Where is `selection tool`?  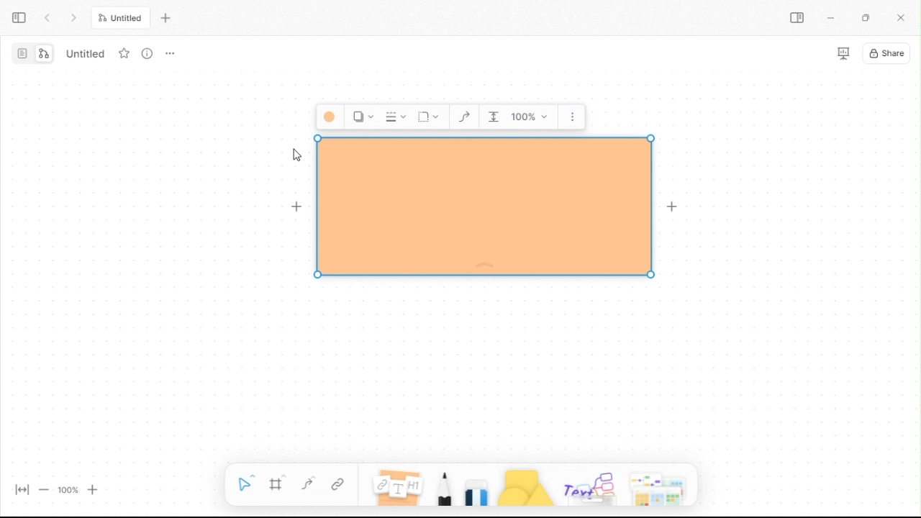
selection tool is located at coordinates (244, 486).